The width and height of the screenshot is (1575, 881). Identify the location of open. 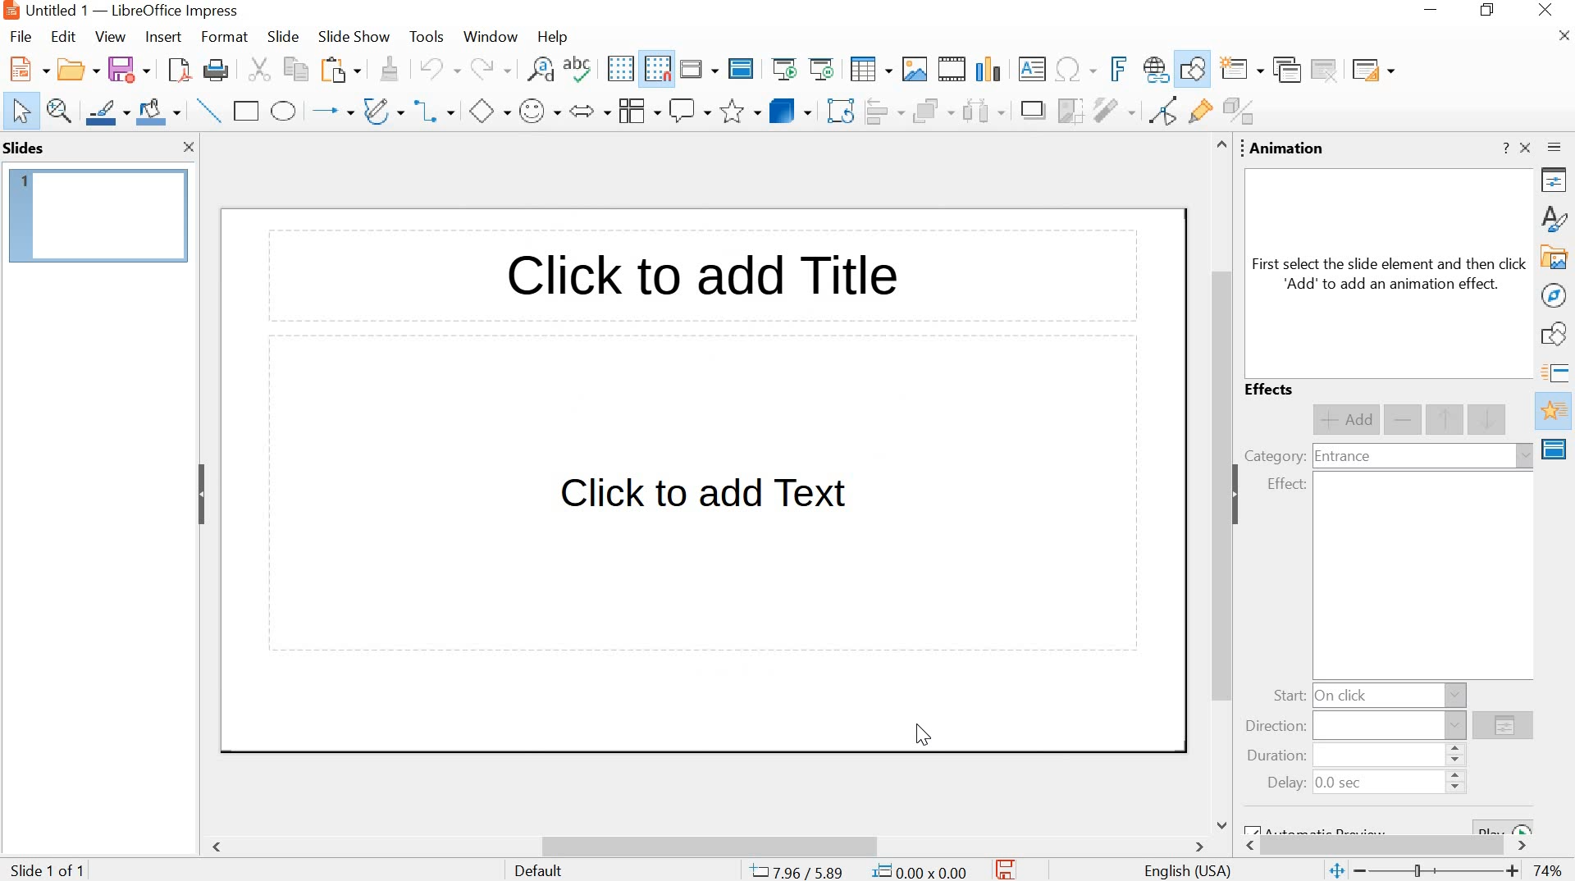
(75, 71).